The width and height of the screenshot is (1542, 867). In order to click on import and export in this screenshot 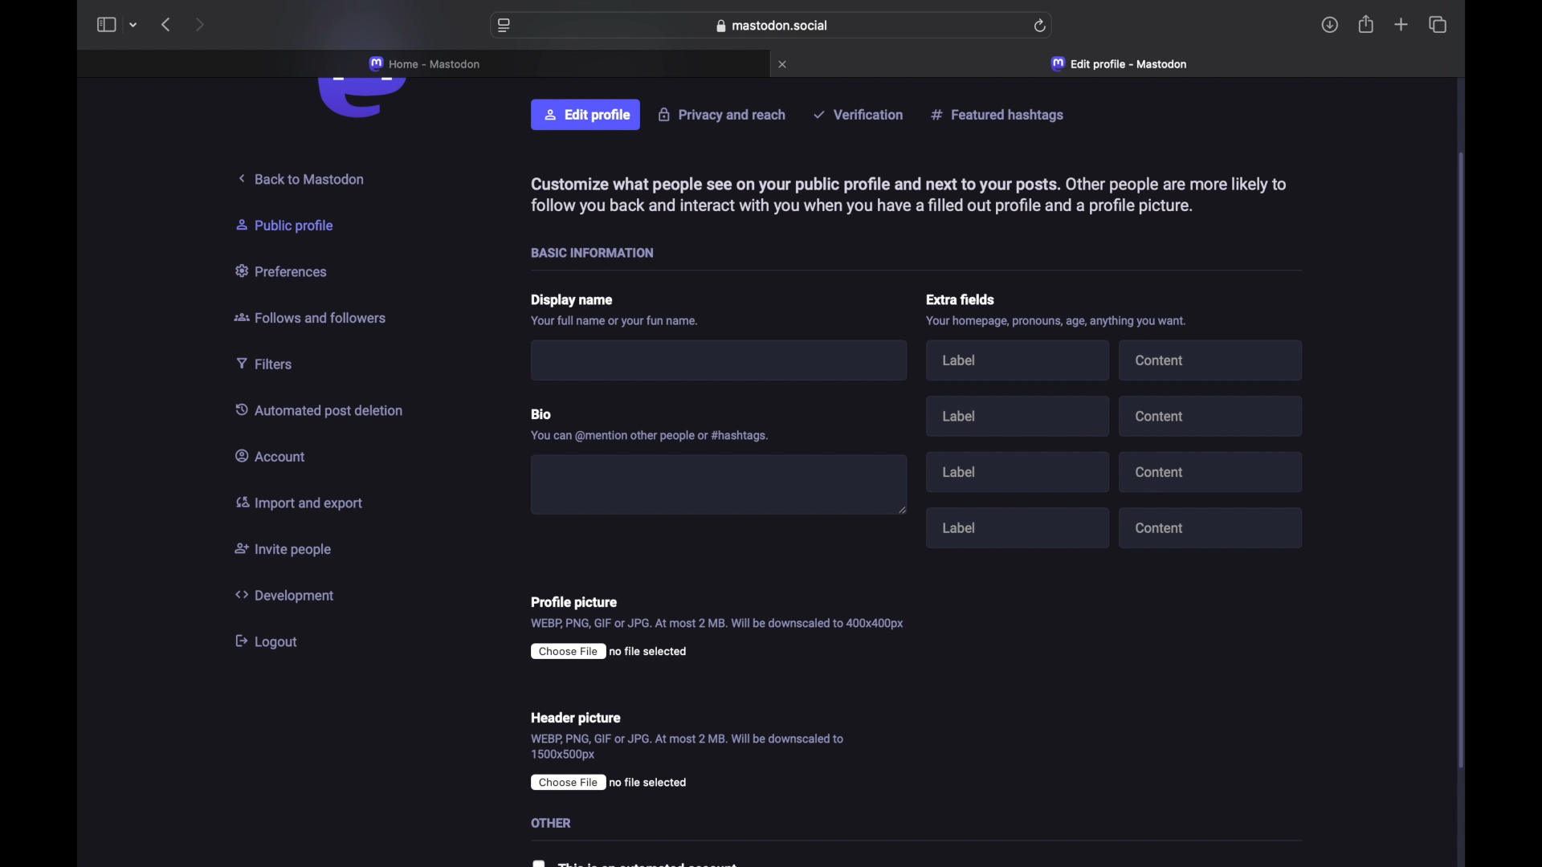, I will do `click(307, 507)`.